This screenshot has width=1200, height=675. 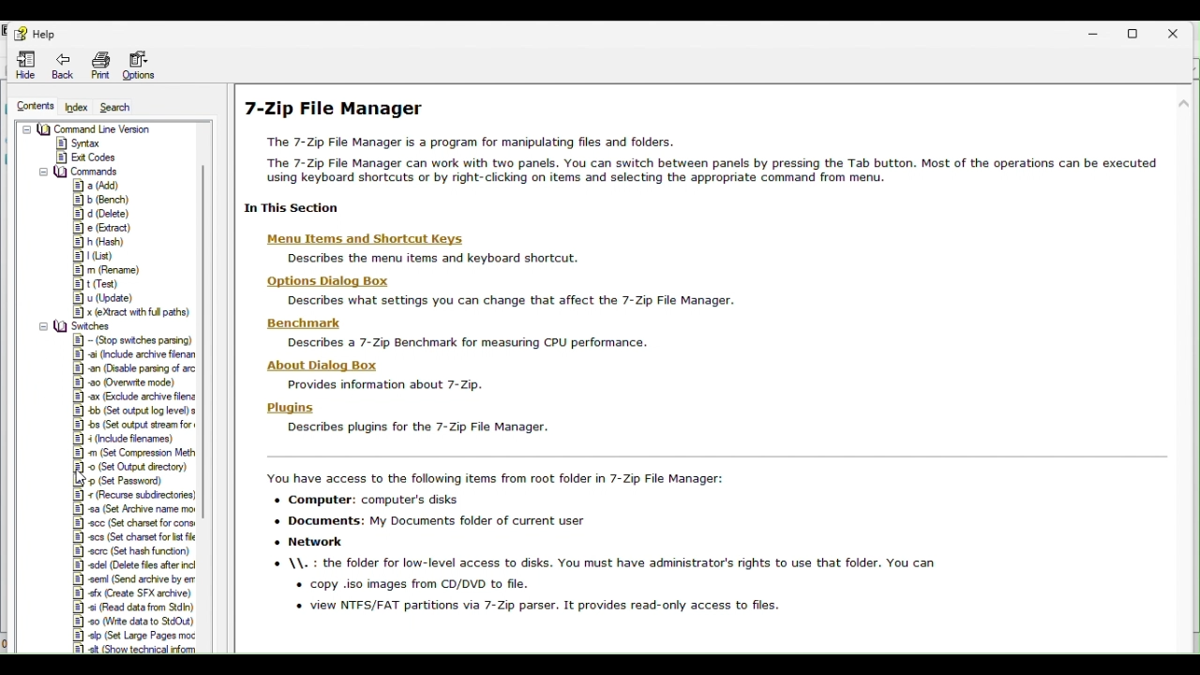 I want to click on scrollbar, so click(x=206, y=240).